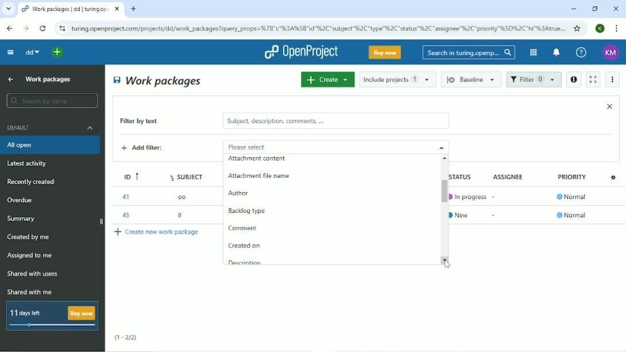  I want to click on ll, so click(181, 217).